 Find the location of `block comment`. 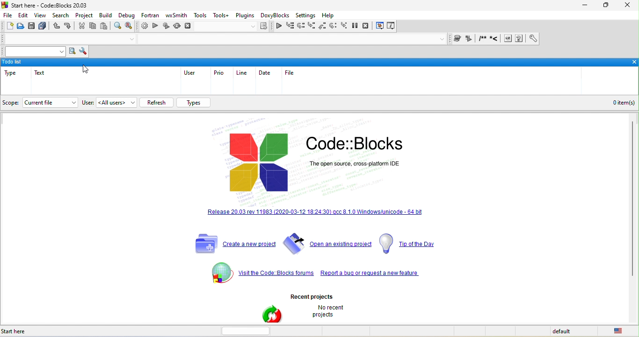

block comment is located at coordinates (483, 39).